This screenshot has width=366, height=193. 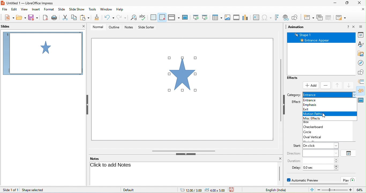 What do you see at coordinates (336, 163) in the screenshot?
I see `decrease duration` at bounding box center [336, 163].